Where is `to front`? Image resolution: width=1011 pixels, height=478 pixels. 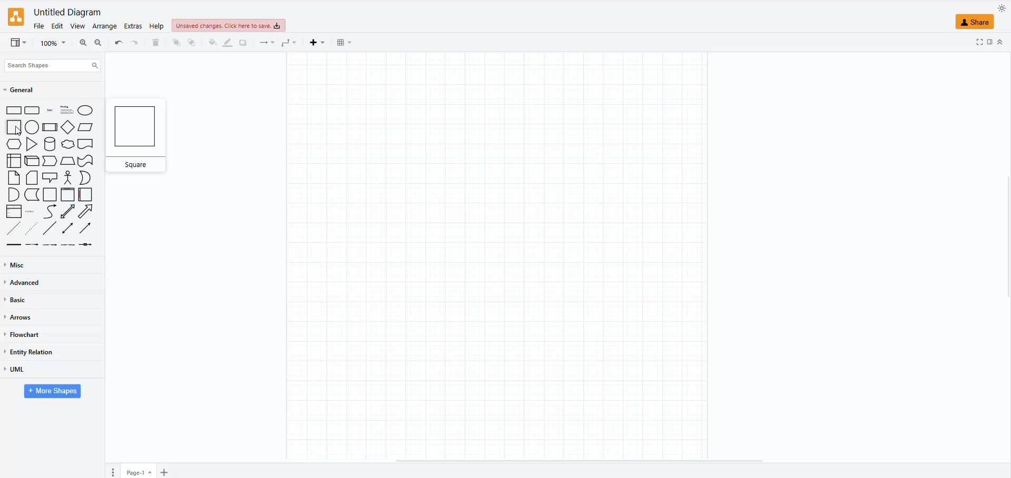
to front is located at coordinates (191, 42).